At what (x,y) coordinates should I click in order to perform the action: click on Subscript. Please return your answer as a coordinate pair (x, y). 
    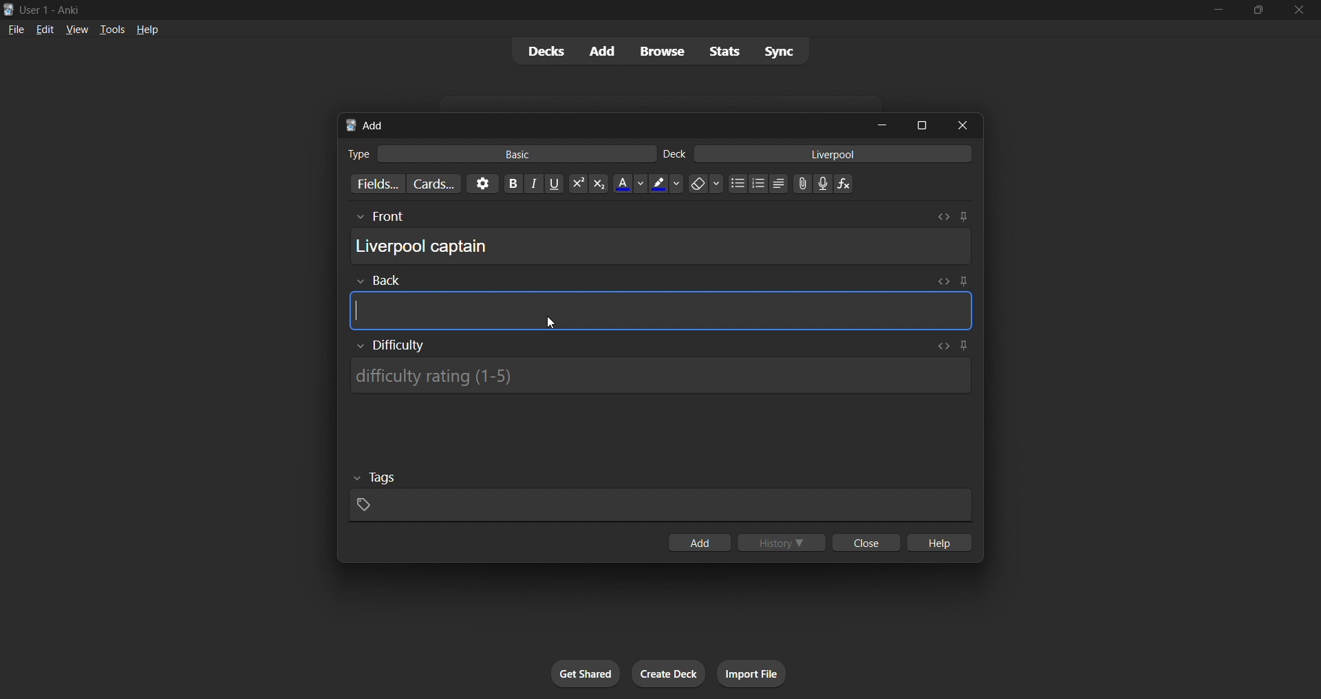
    Looking at the image, I should click on (599, 184).